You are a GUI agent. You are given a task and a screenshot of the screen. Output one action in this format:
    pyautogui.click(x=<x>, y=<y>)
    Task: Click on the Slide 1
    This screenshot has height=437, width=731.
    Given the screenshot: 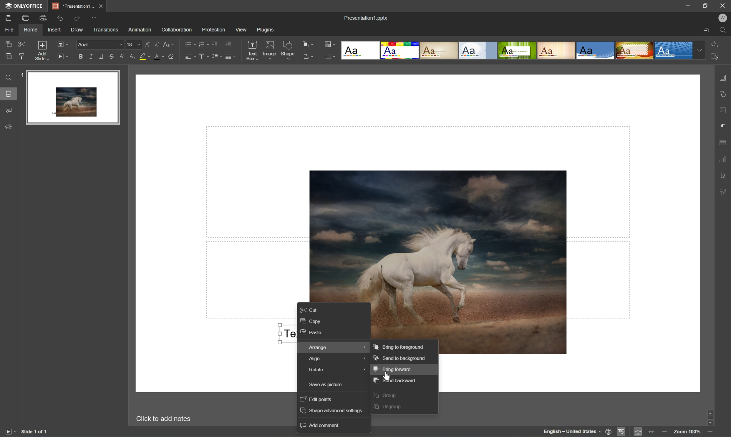 What is the action you would take?
    pyautogui.click(x=69, y=97)
    